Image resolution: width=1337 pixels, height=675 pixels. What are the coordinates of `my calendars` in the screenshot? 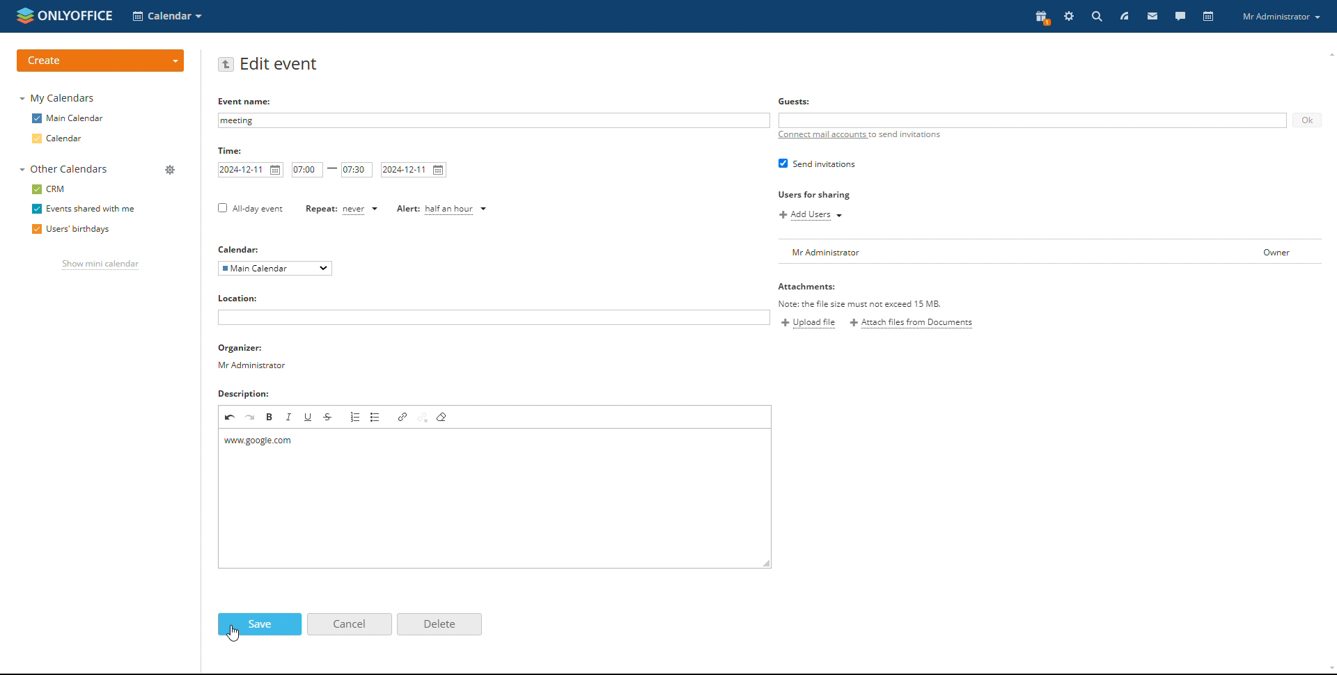 It's located at (59, 97).